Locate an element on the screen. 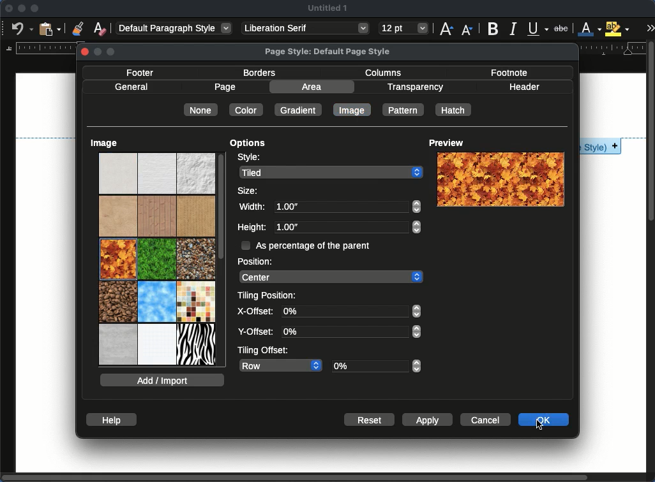  images is located at coordinates (156, 194).